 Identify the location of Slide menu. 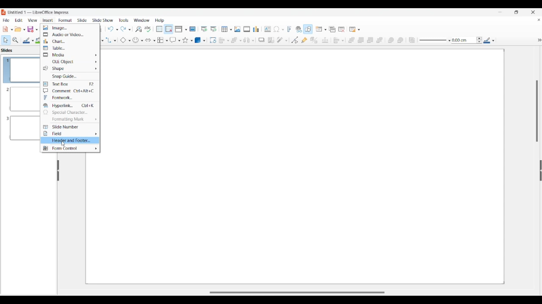
(82, 20).